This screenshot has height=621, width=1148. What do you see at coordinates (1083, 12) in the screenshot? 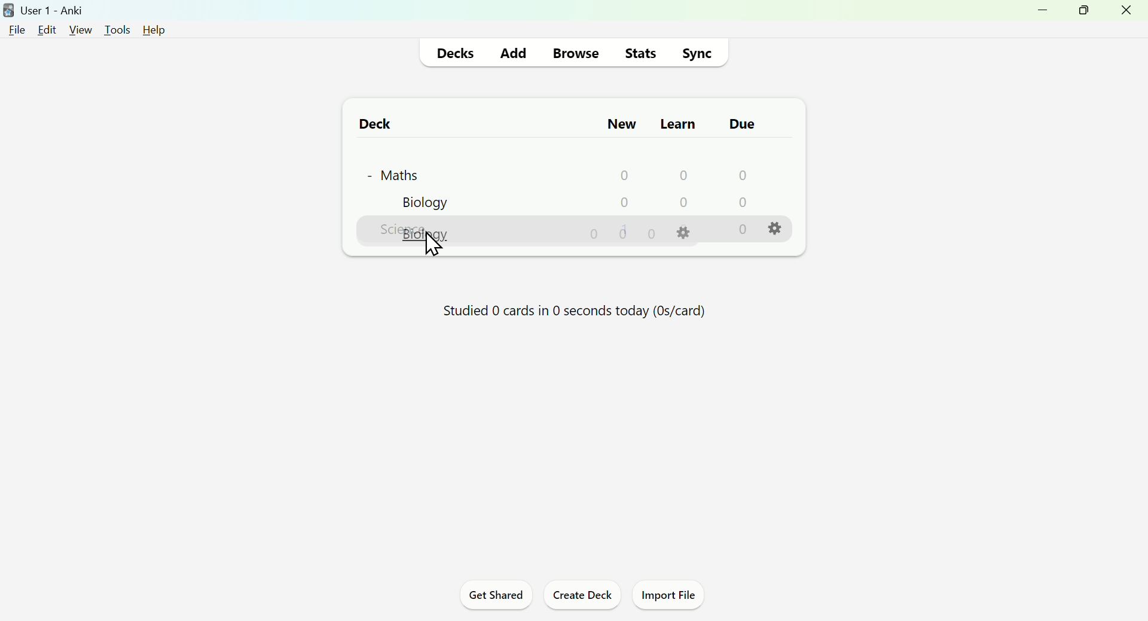
I see `` at bounding box center [1083, 12].